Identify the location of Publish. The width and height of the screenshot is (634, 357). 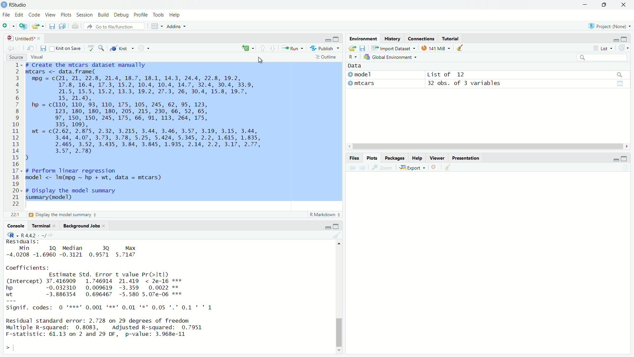
(322, 48).